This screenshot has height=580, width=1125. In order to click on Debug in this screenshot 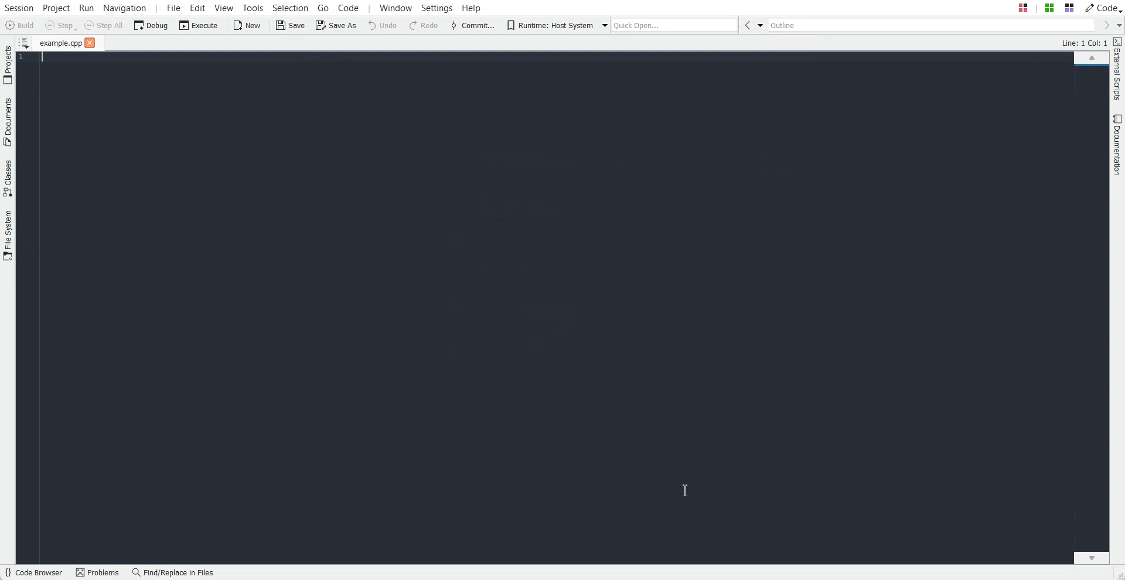, I will do `click(151, 25)`.